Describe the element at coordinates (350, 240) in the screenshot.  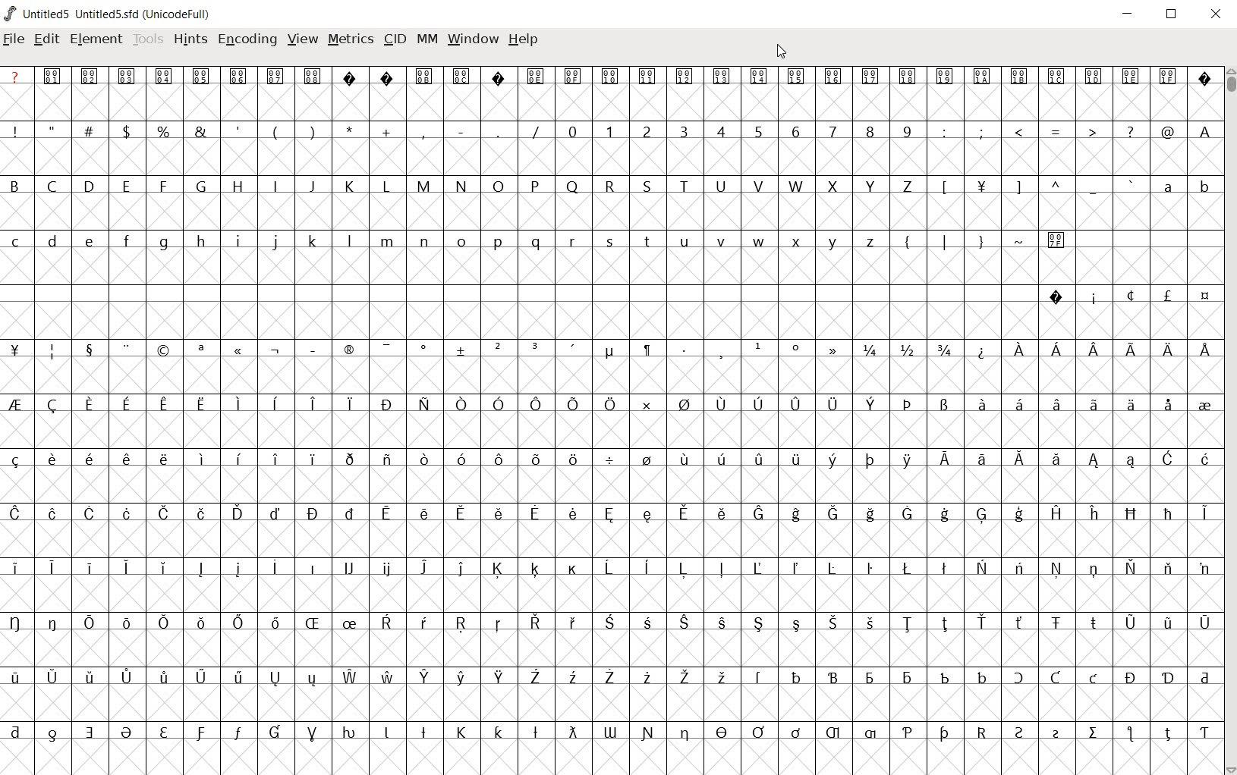
I see `l` at that location.